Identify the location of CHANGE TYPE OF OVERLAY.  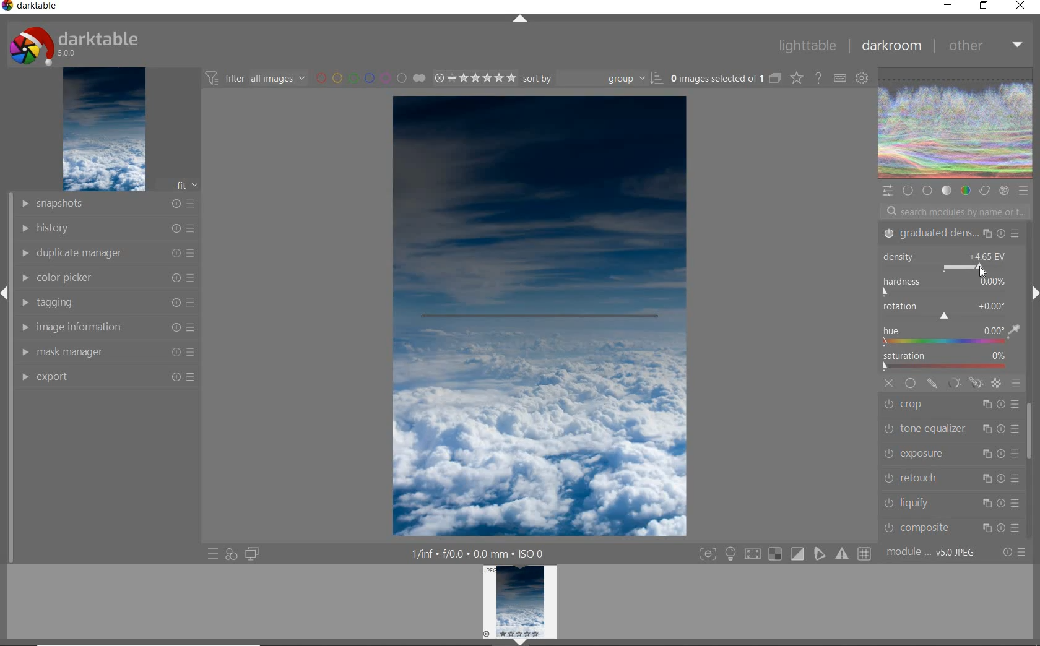
(796, 79).